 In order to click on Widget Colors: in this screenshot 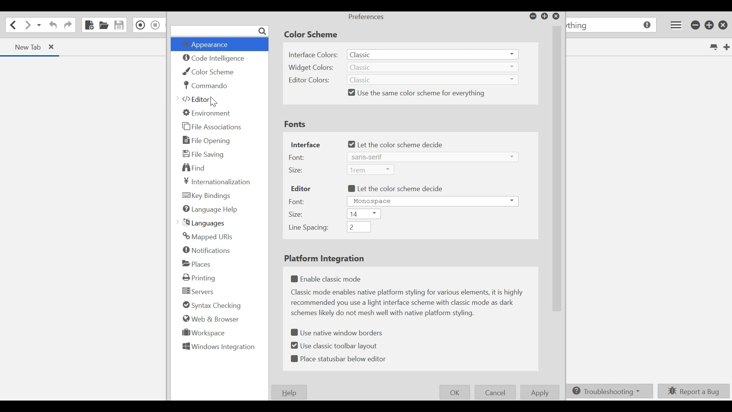, I will do `click(312, 67)`.